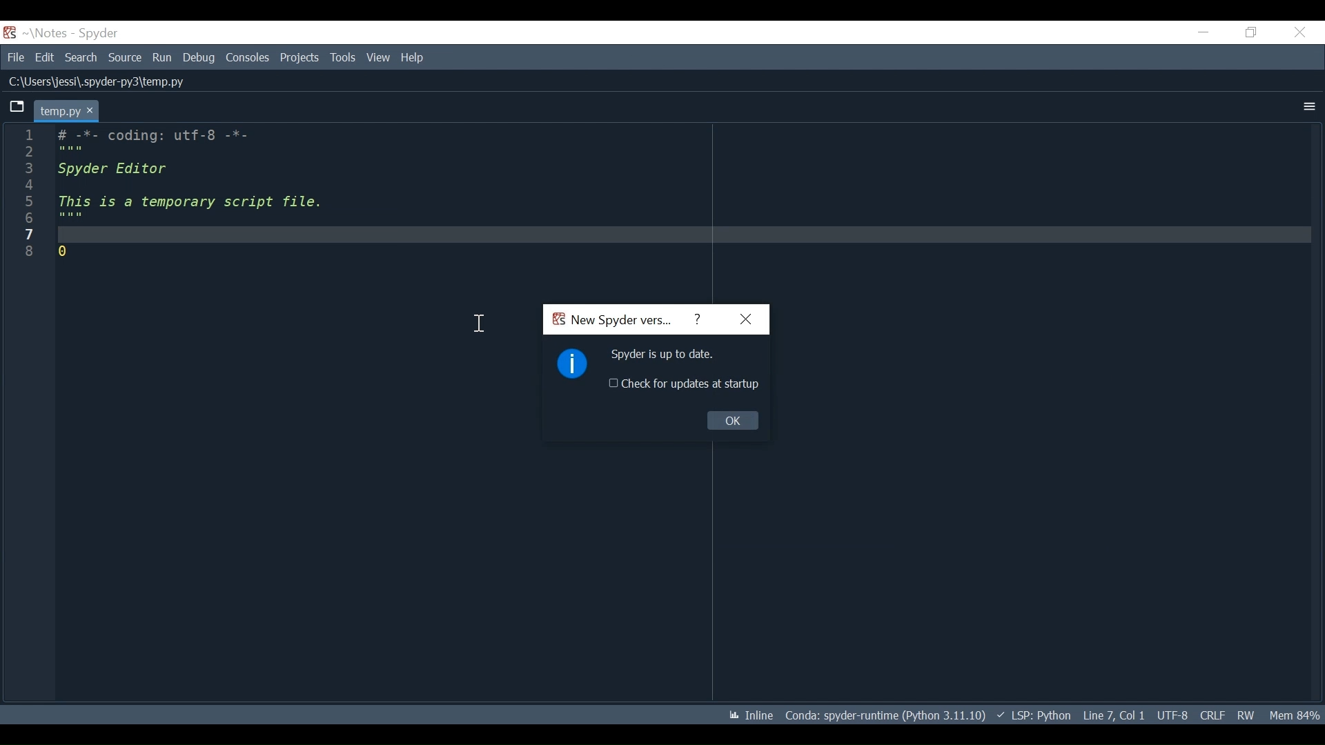 The height and width of the screenshot is (745, 1325). What do you see at coordinates (1034, 715) in the screenshot?
I see `LSP: Python` at bounding box center [1034, 715].